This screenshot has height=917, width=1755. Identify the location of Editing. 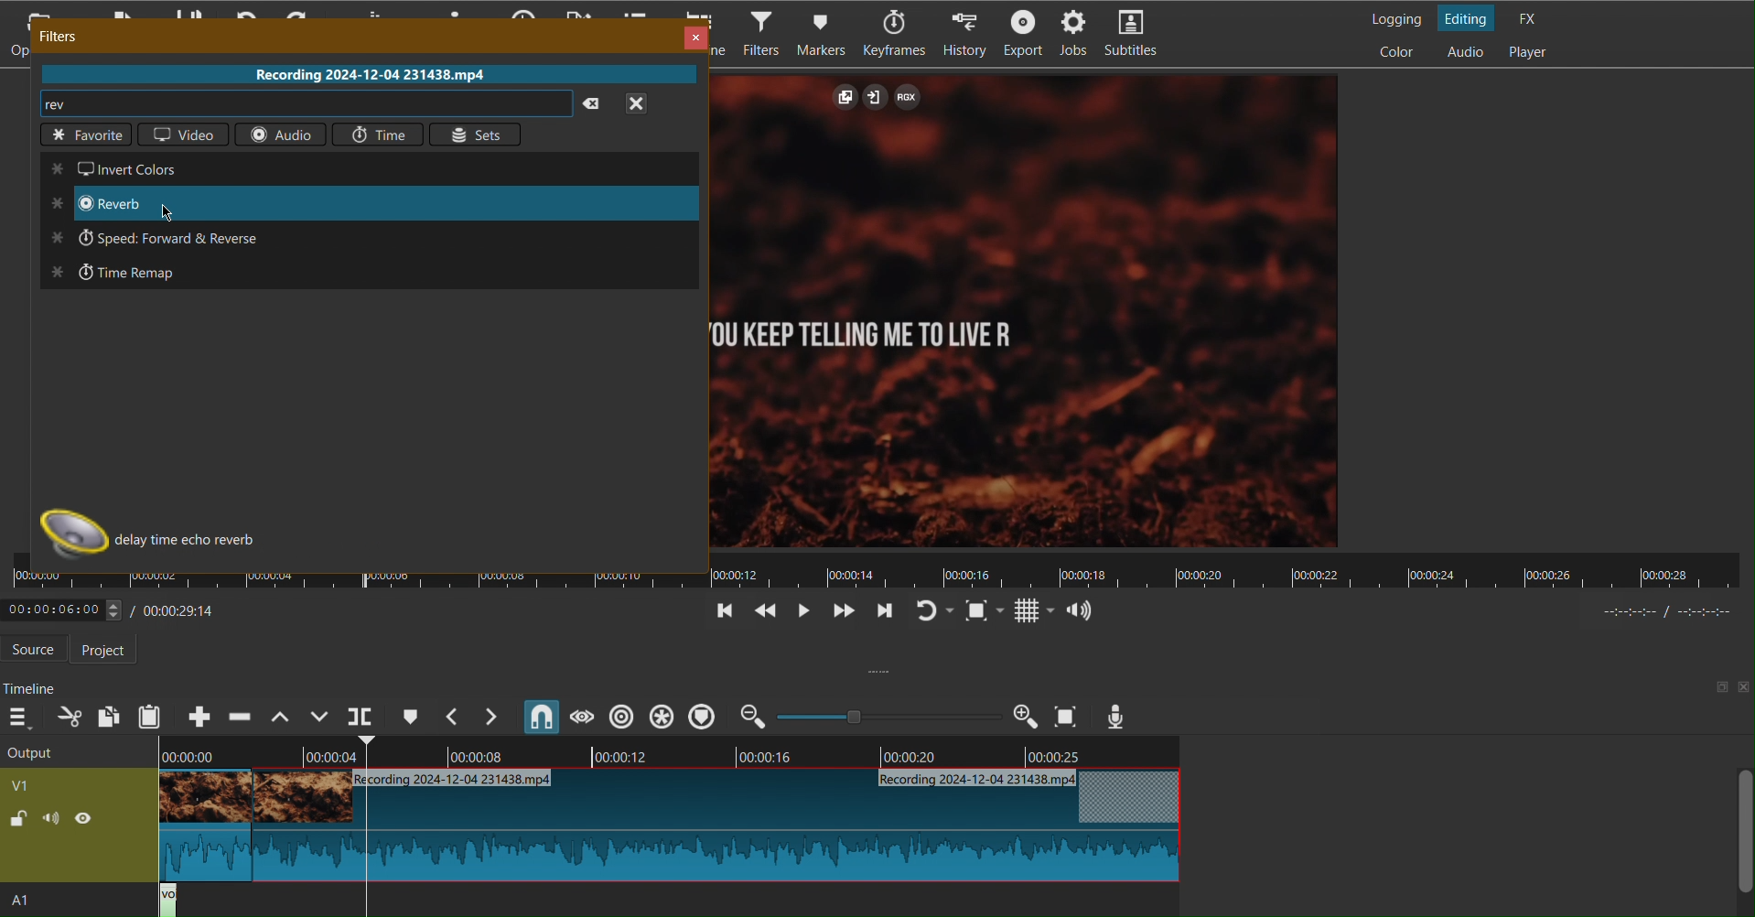
(1470, 17).